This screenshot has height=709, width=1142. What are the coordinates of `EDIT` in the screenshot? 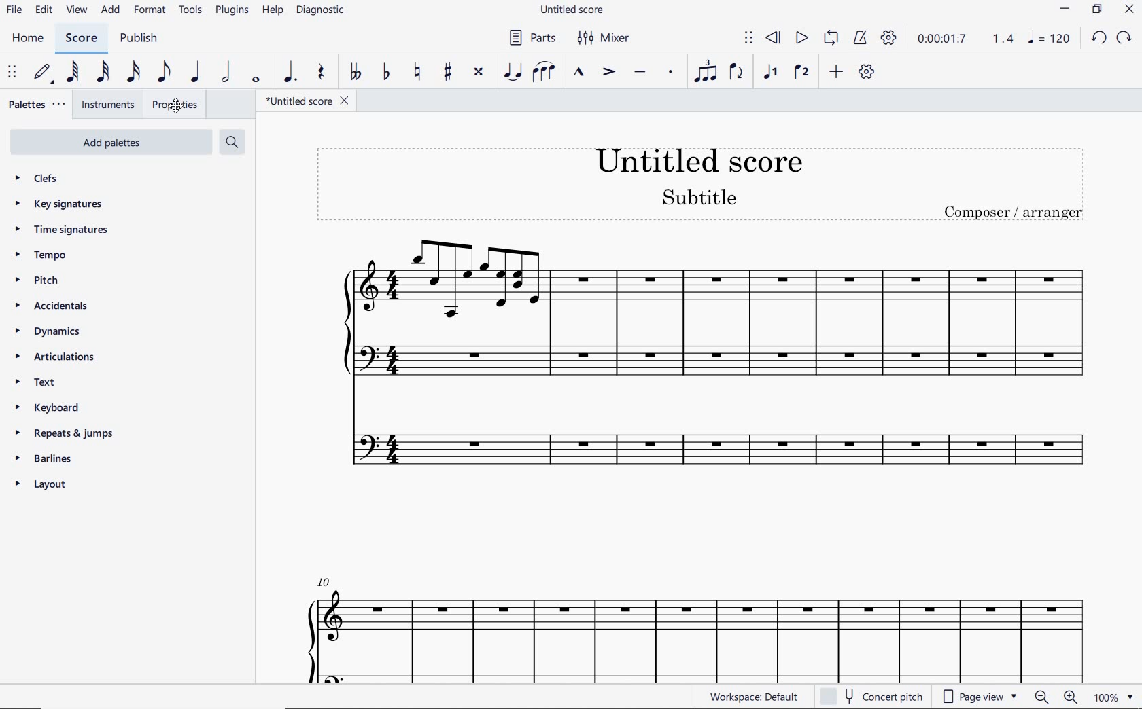 It's located at (44, 11).